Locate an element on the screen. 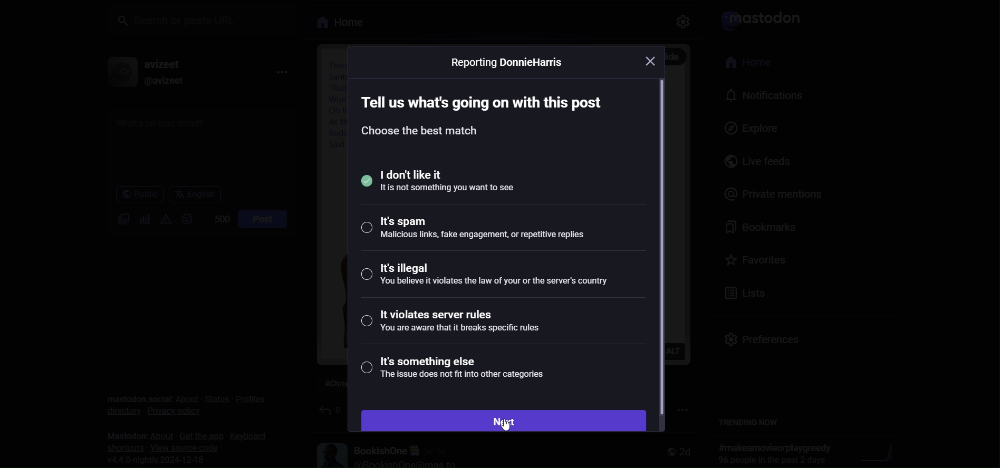  scroll bar is located at coordinates (665, 247).